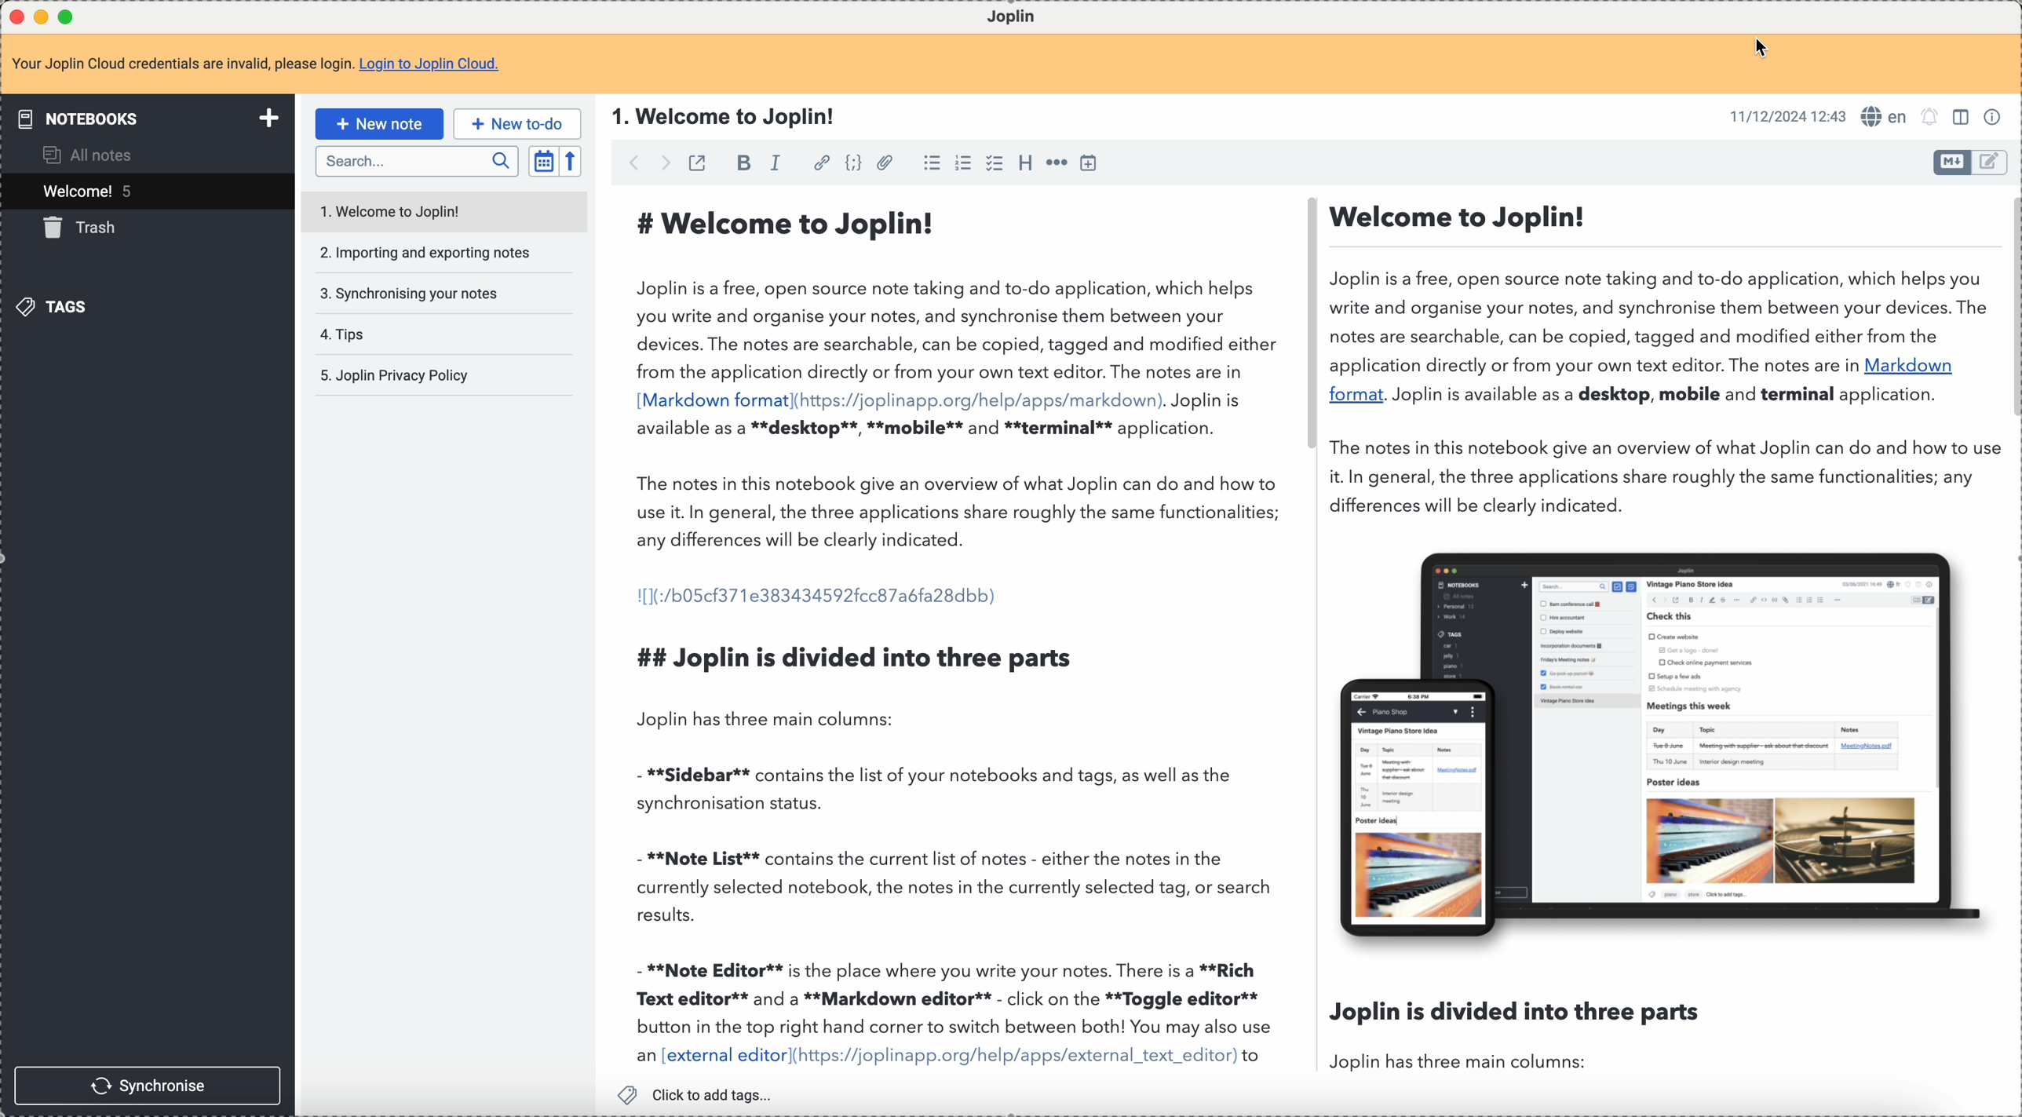 Image resolution: width=2022 pixels, height=1117 pixels. What do you see at coordinates (1305, 328) in the screenshot?
I see `scroll bar` at bounding box center [1305, 328].